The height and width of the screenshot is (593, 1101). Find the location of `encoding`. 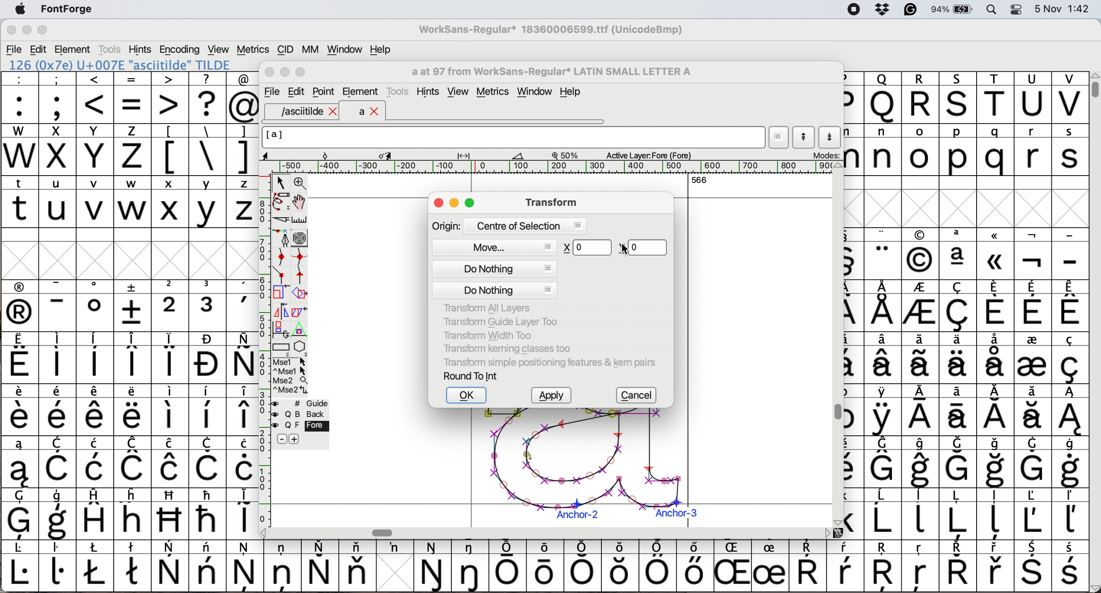

encoding is located at coordinates (180, 50).